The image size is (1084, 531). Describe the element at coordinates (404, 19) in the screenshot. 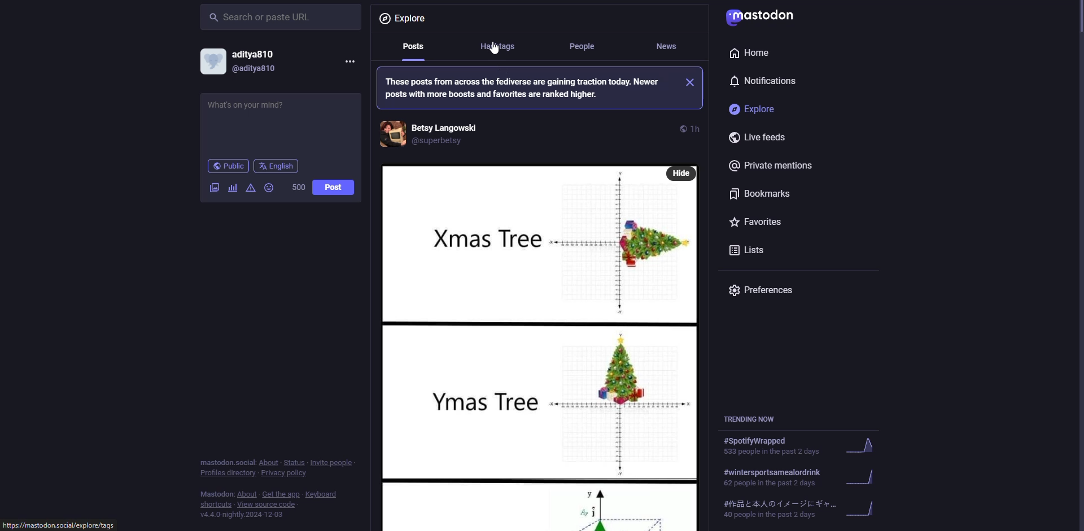

I see `explore` at that location.